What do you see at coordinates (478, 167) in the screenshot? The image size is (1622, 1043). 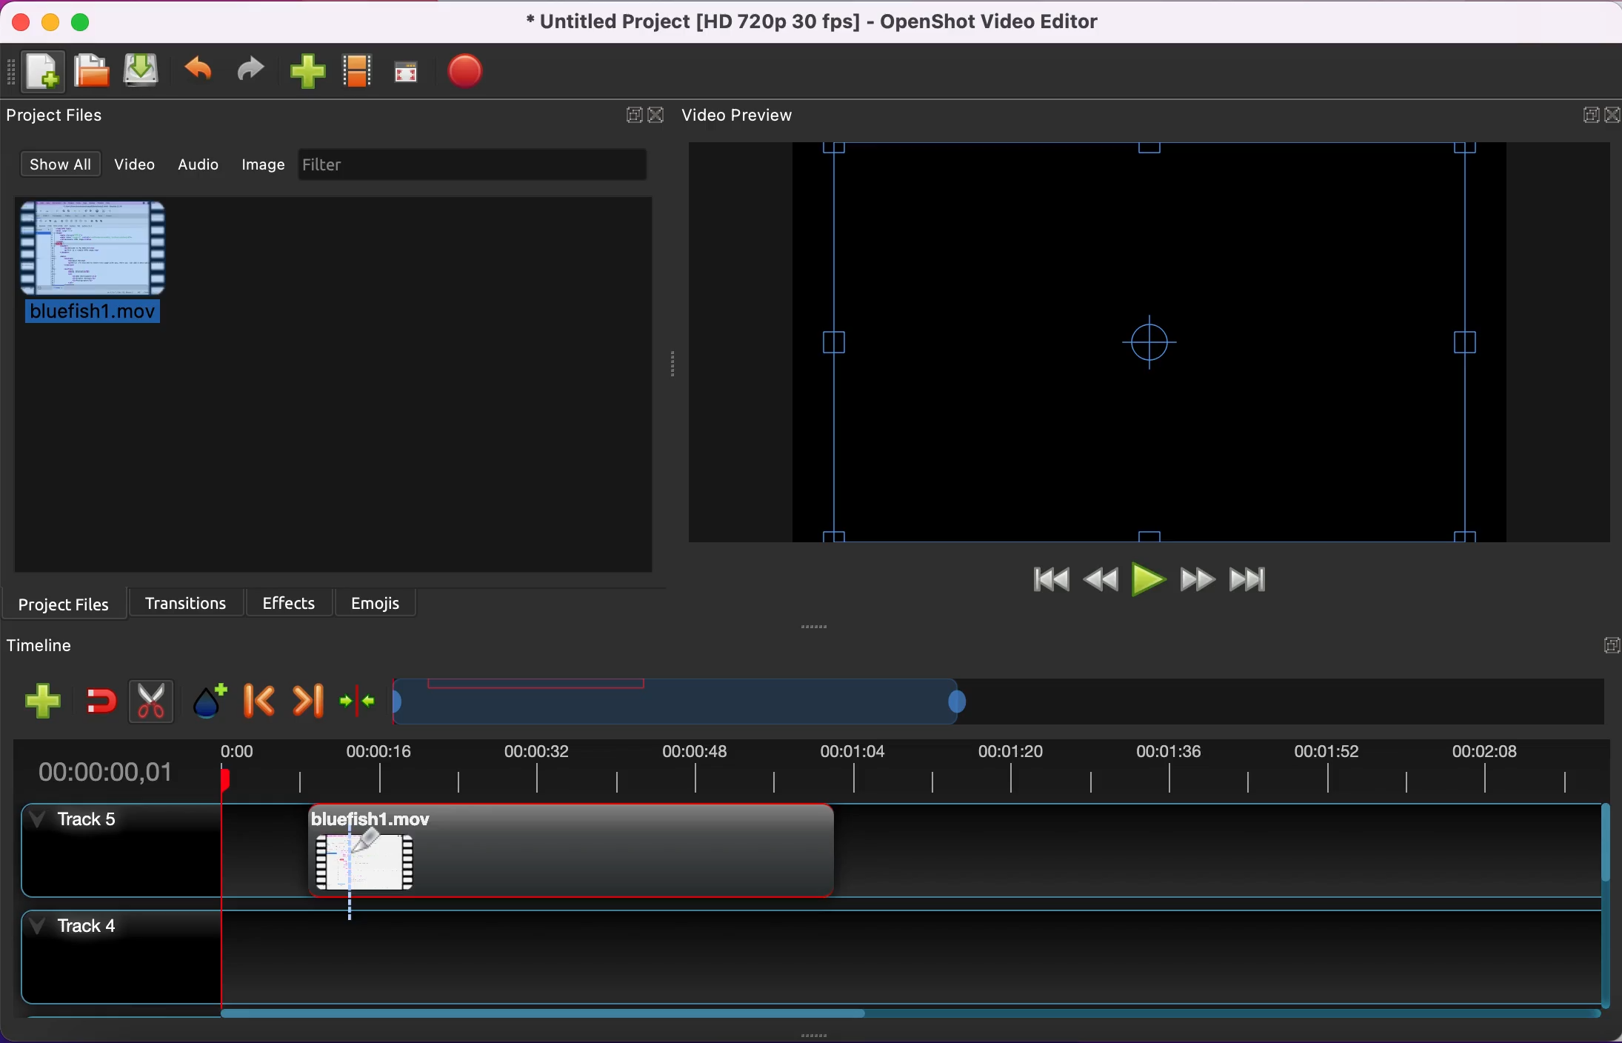 I see `filter` at bounding box center [478, 167].